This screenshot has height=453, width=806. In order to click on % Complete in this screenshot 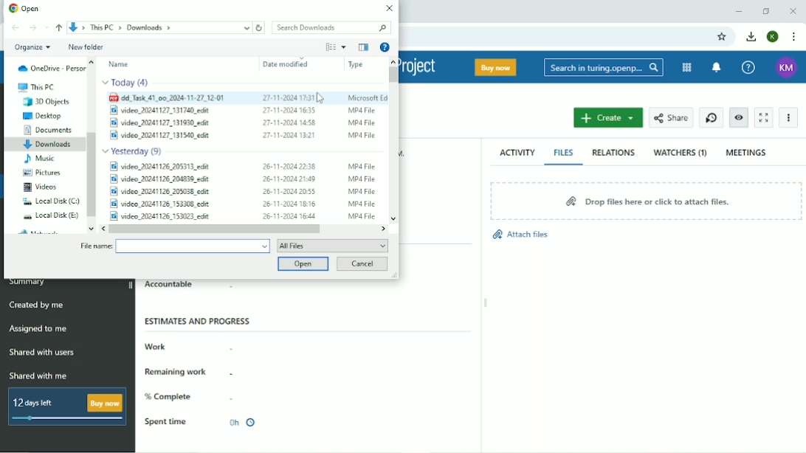, I will do `click(171, 397)`.